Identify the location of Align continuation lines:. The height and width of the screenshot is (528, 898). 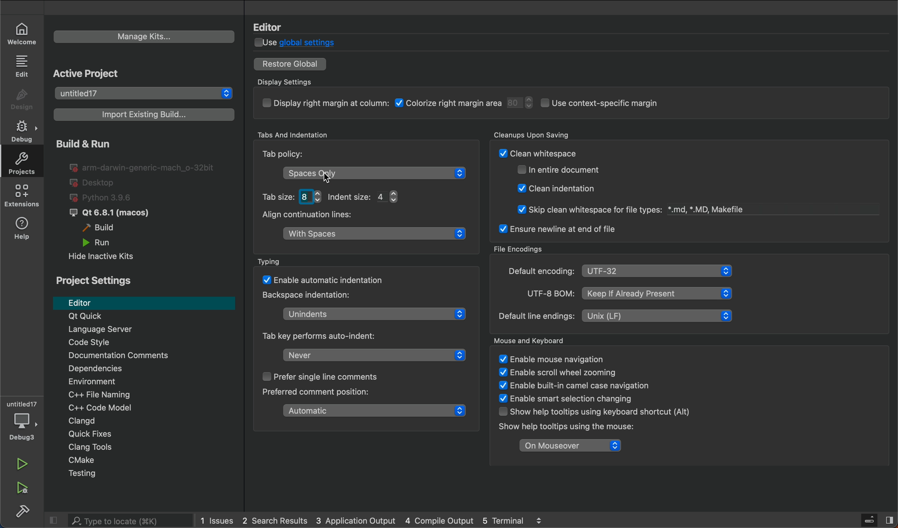
(320, 216).